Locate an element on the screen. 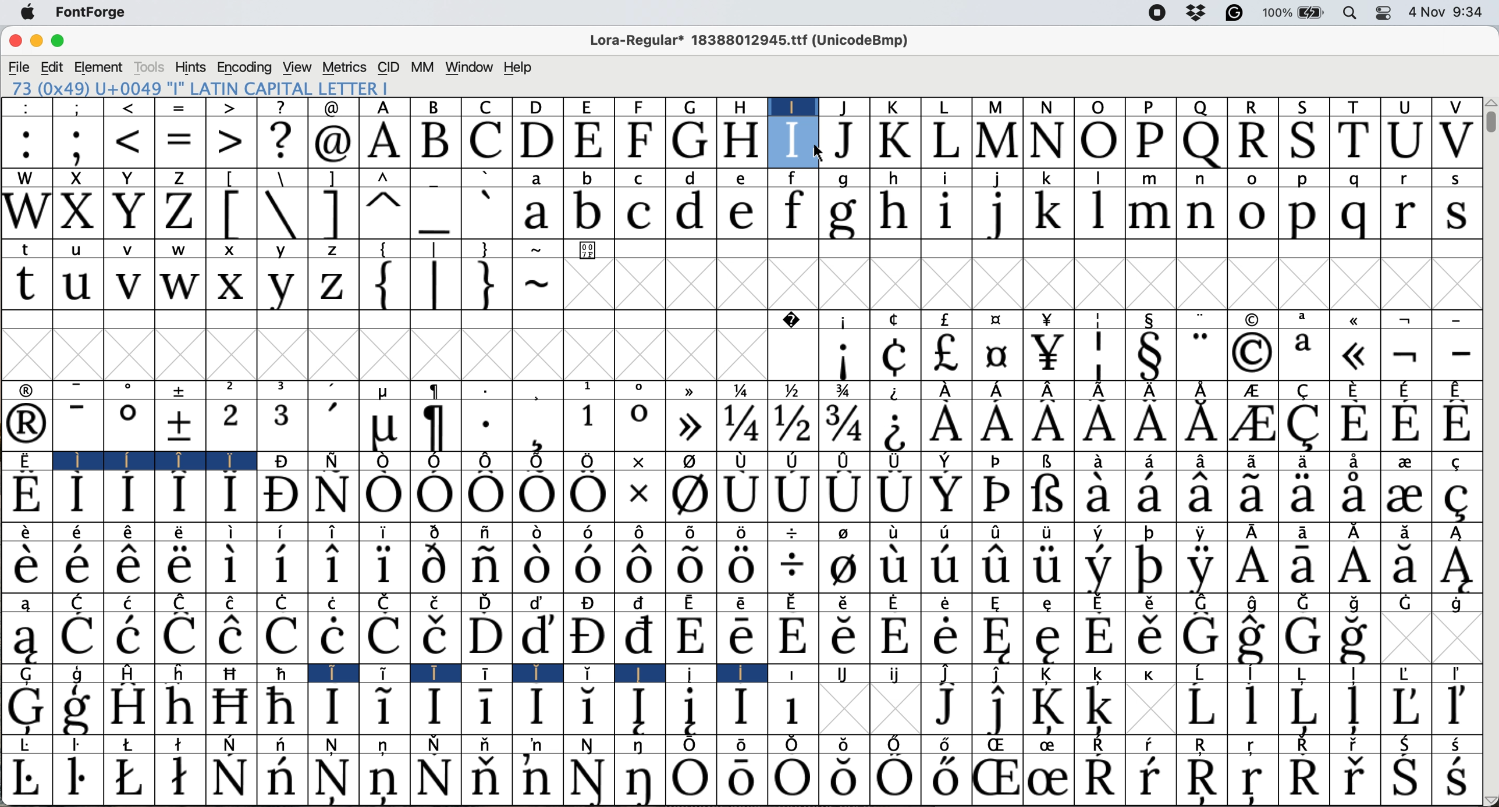  Symbol is located at coordinates (180, 496).